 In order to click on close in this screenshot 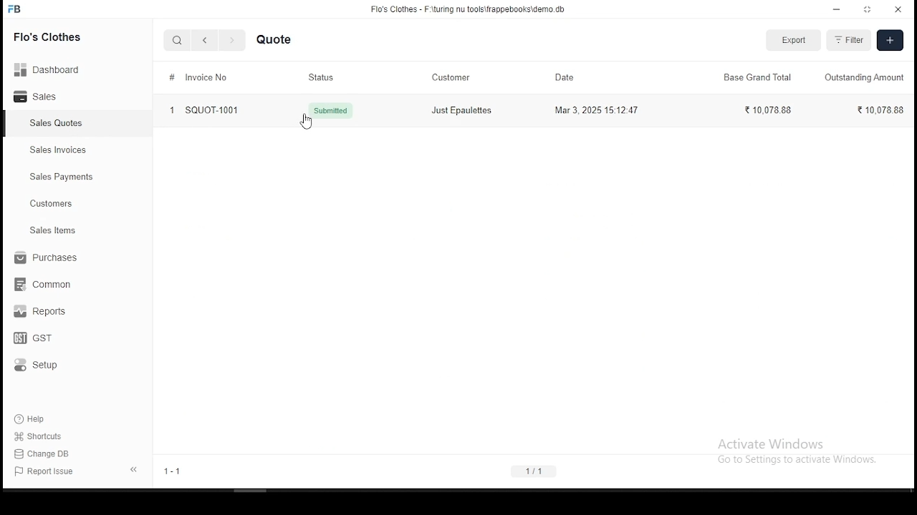, I will do `click(898, 9)`.